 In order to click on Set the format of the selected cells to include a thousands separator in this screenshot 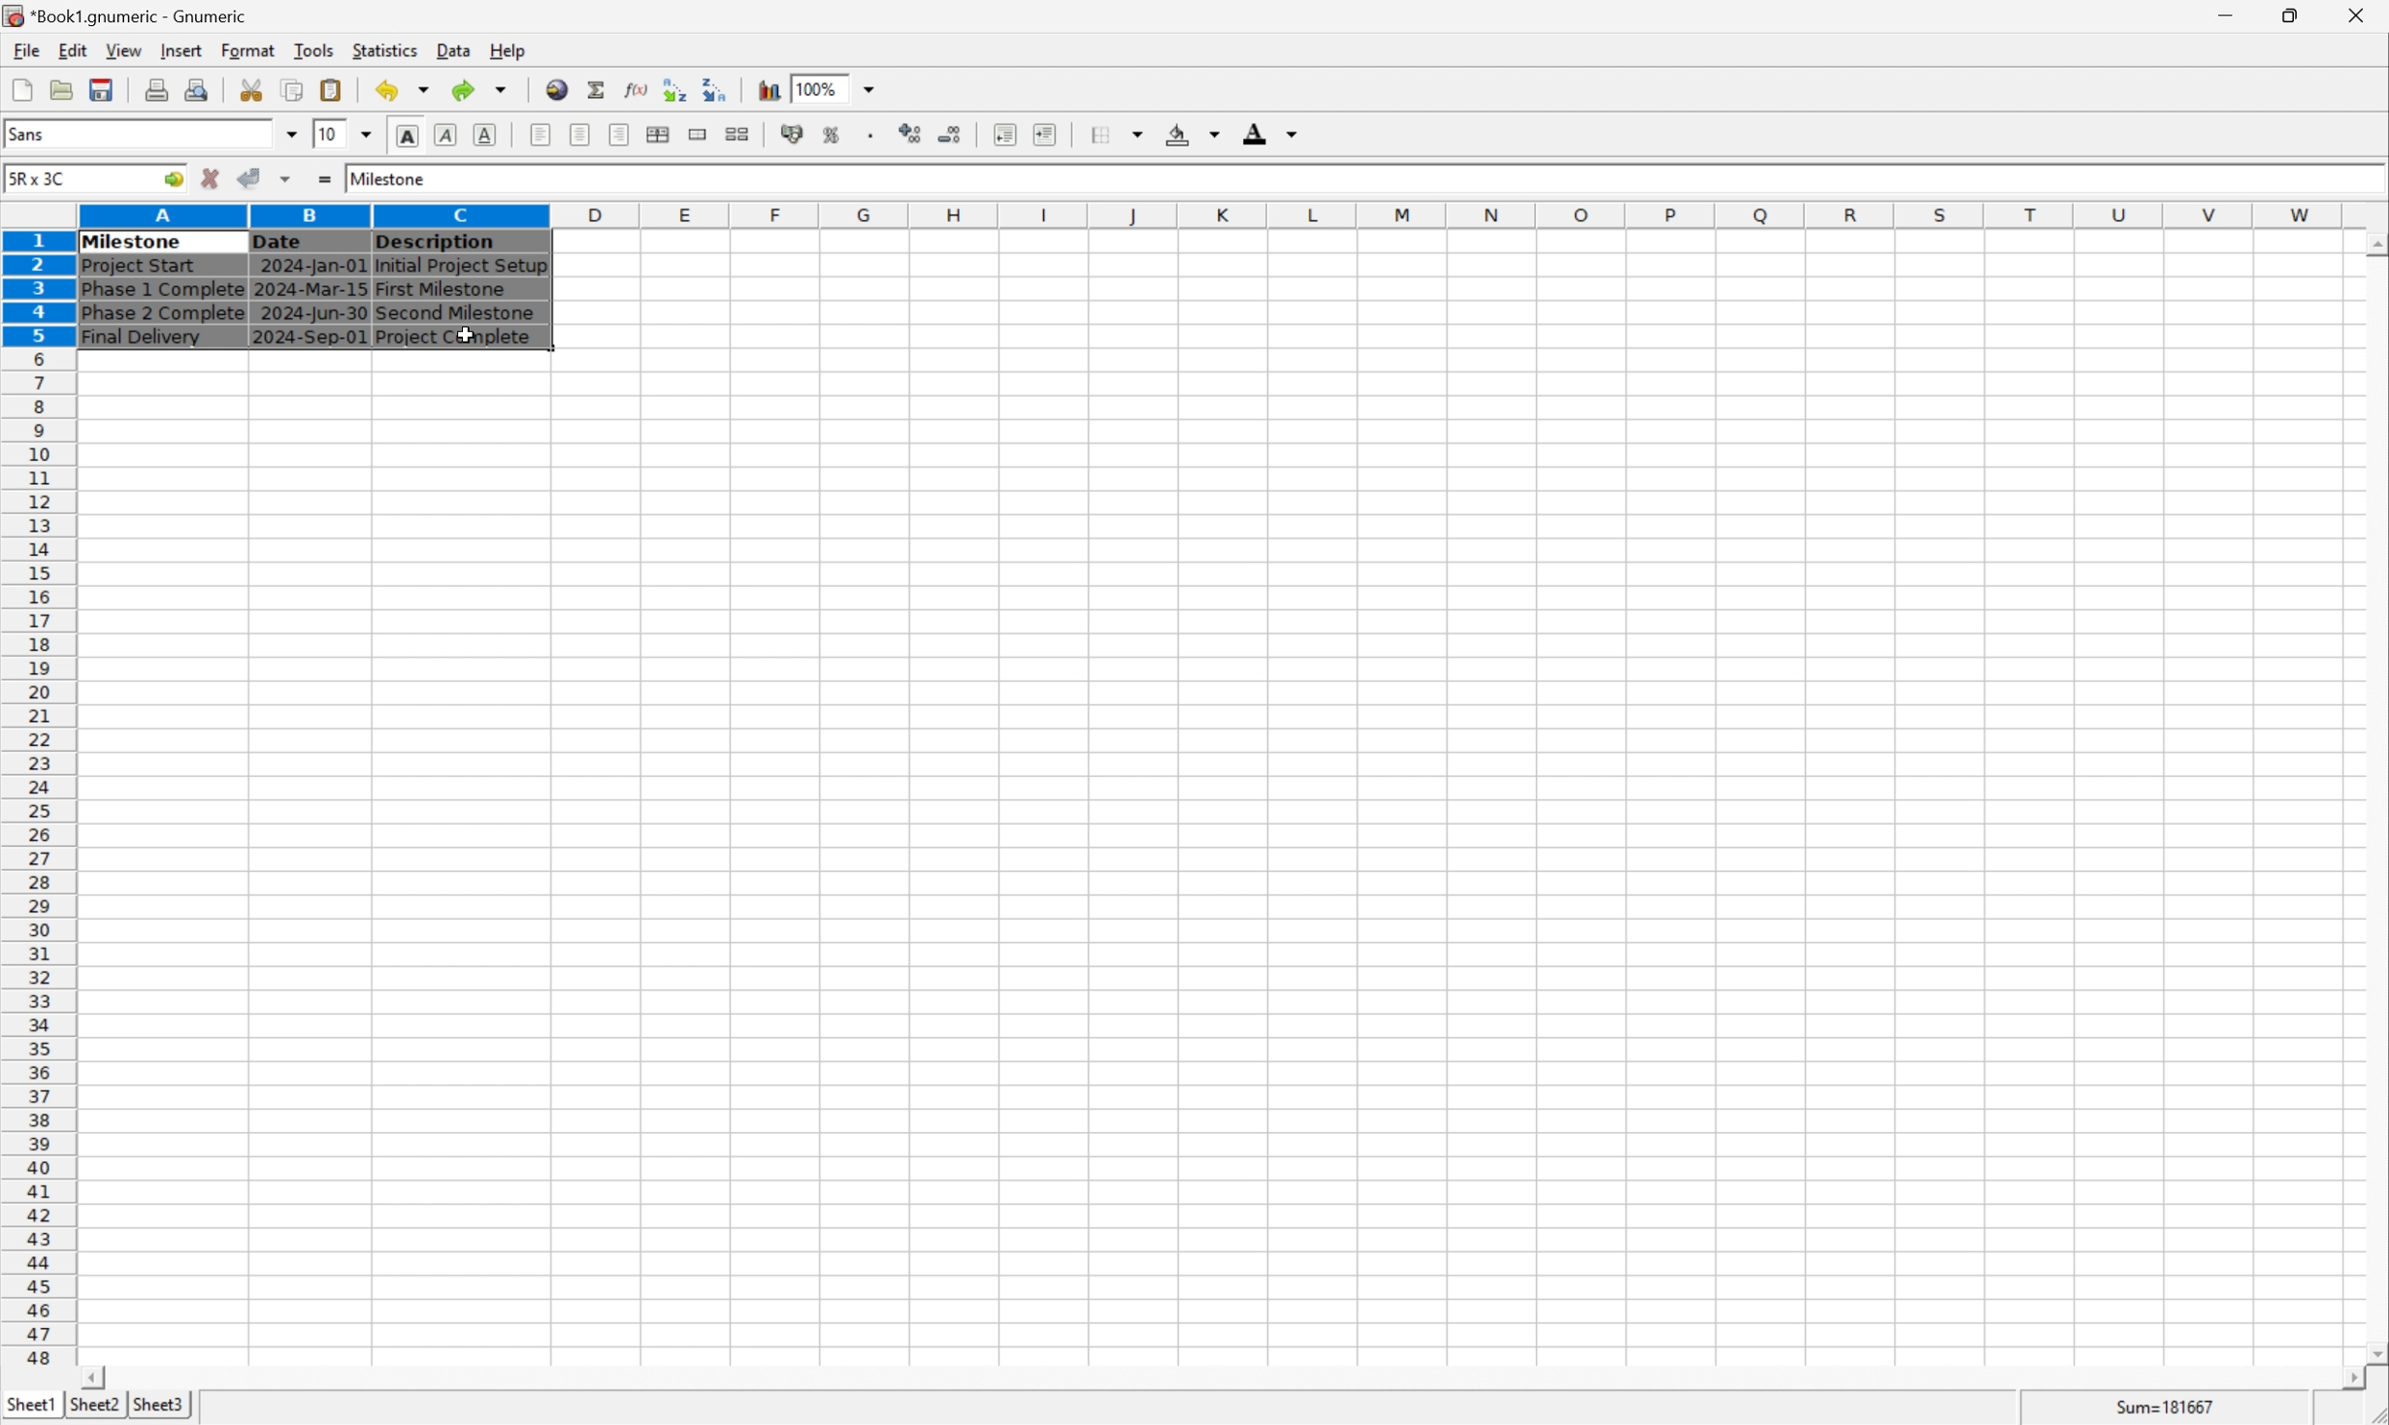, I will do `click(875, 134)`.